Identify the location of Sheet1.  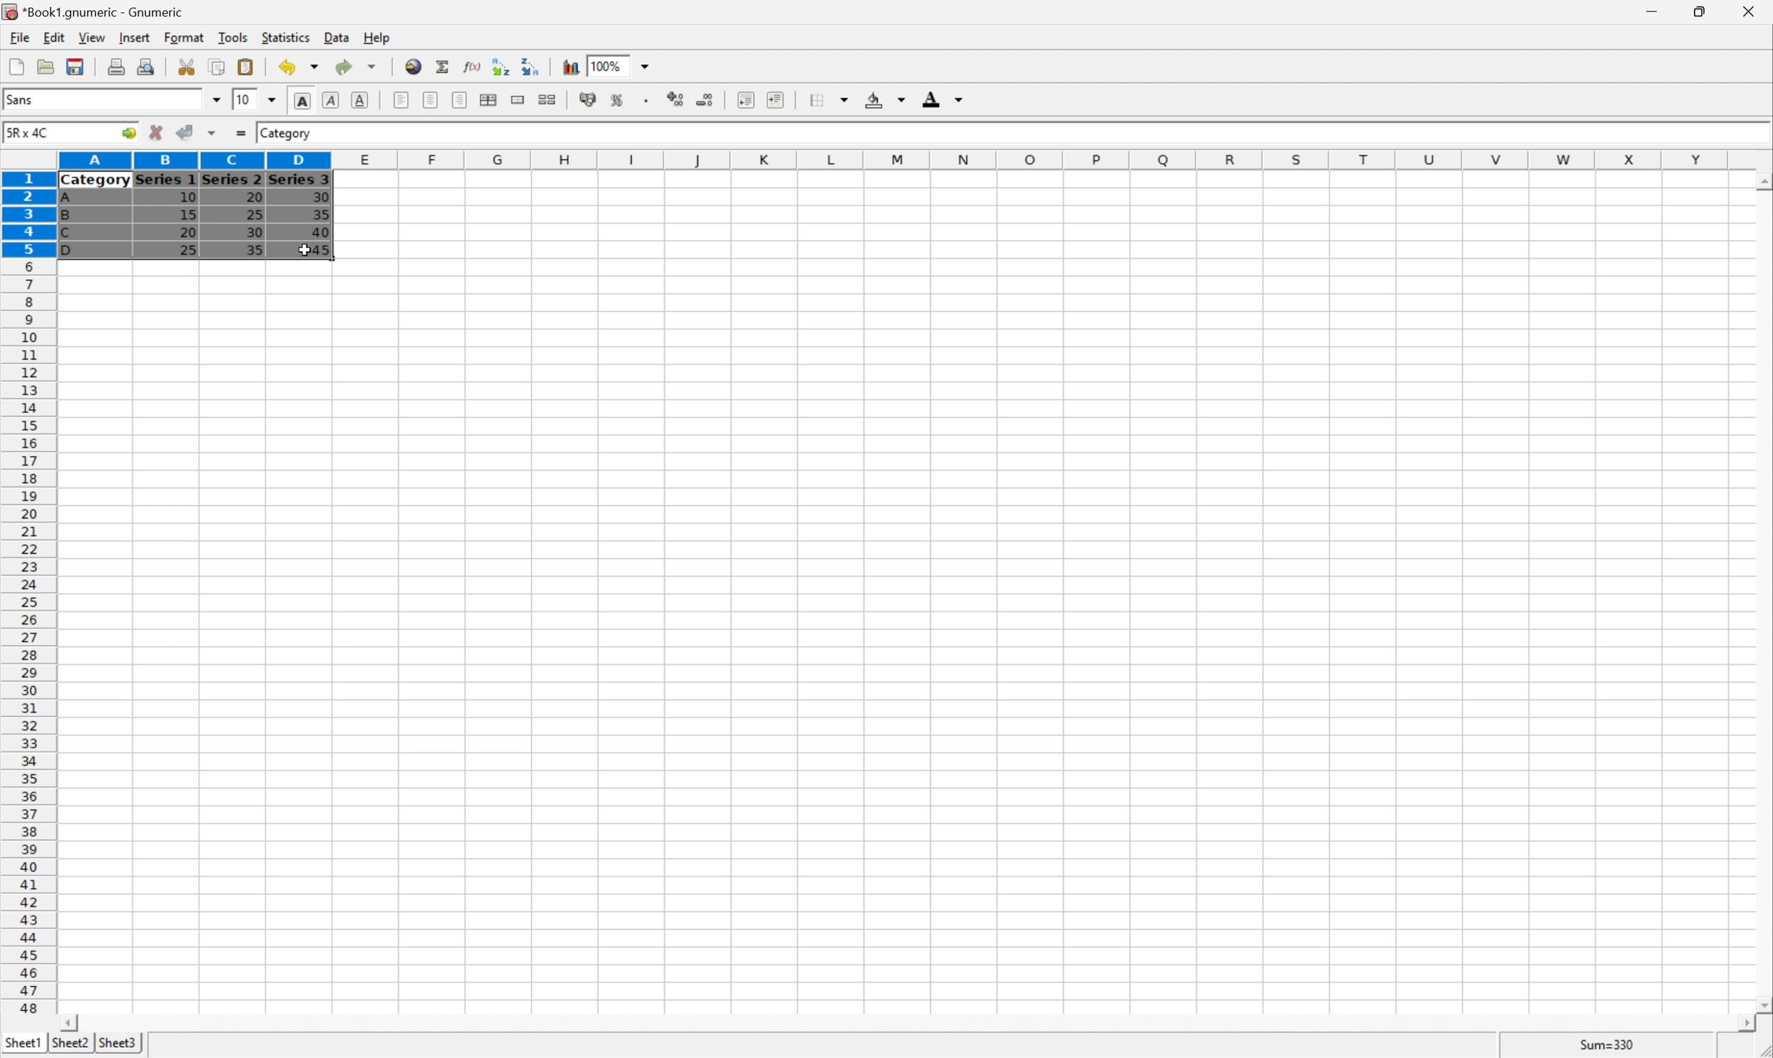
(22, 1044).